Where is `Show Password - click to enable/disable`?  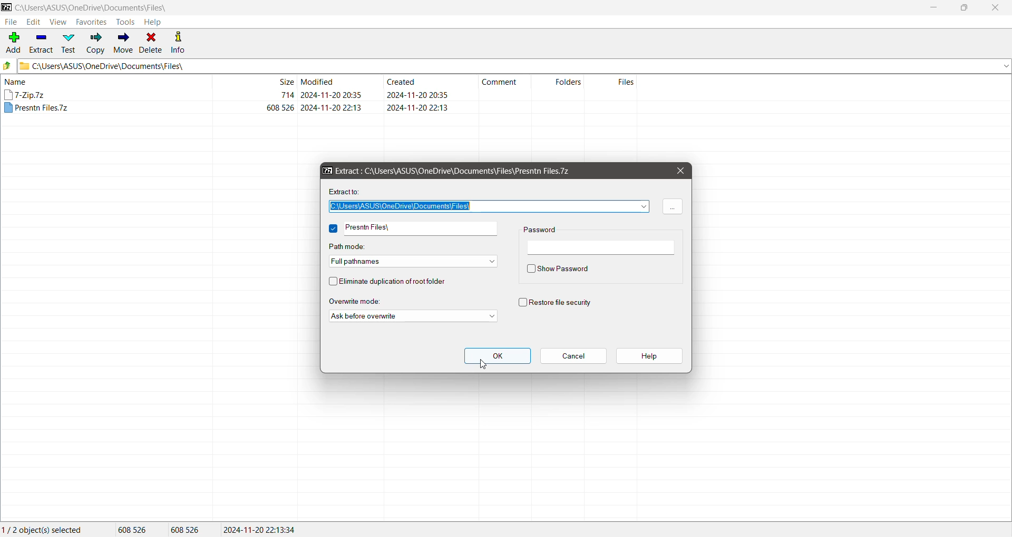 Show Password - click to enable/disable is located at coordinates (558, 270).